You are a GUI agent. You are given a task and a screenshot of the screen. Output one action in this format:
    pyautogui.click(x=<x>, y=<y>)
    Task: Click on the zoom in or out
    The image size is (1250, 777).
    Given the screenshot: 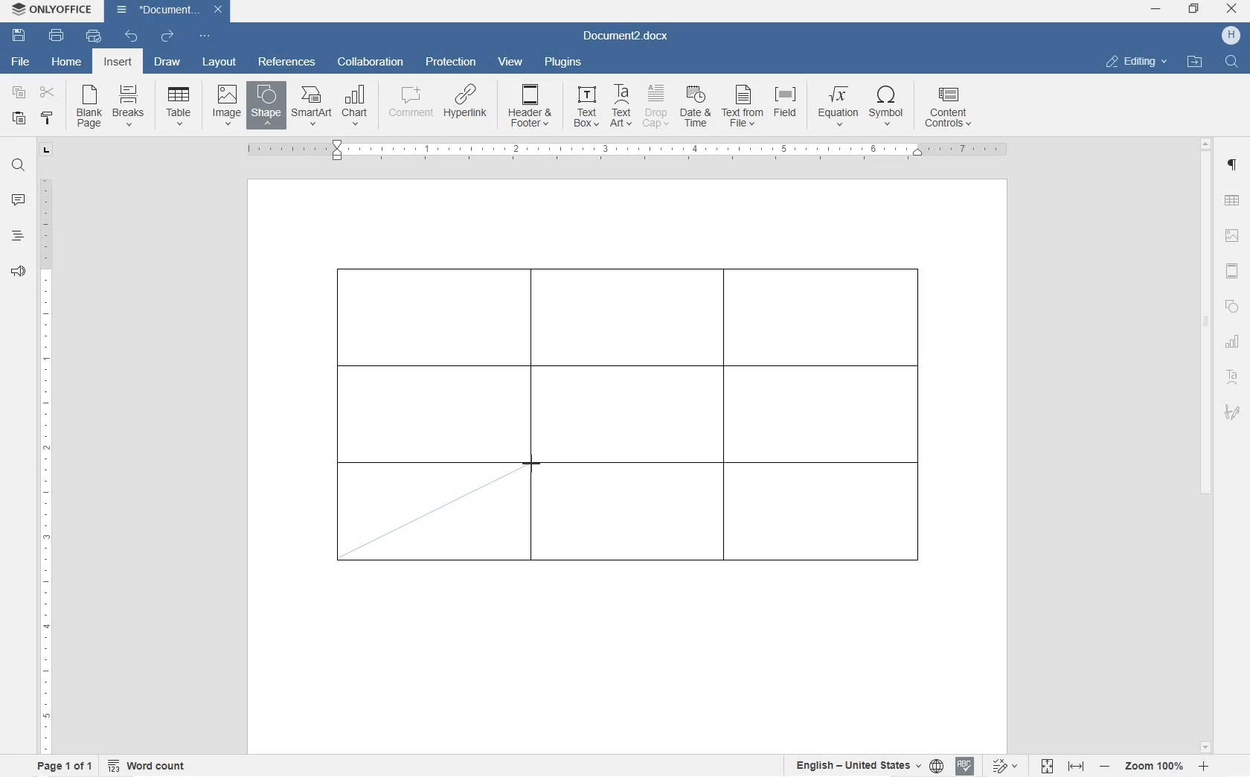 What is the action you would take?
    pyautogui.click(x=1156, y=766)
    